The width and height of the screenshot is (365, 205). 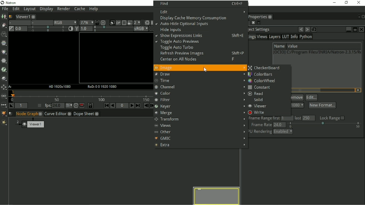 I want to click on Views, so click(x=200, y=126).